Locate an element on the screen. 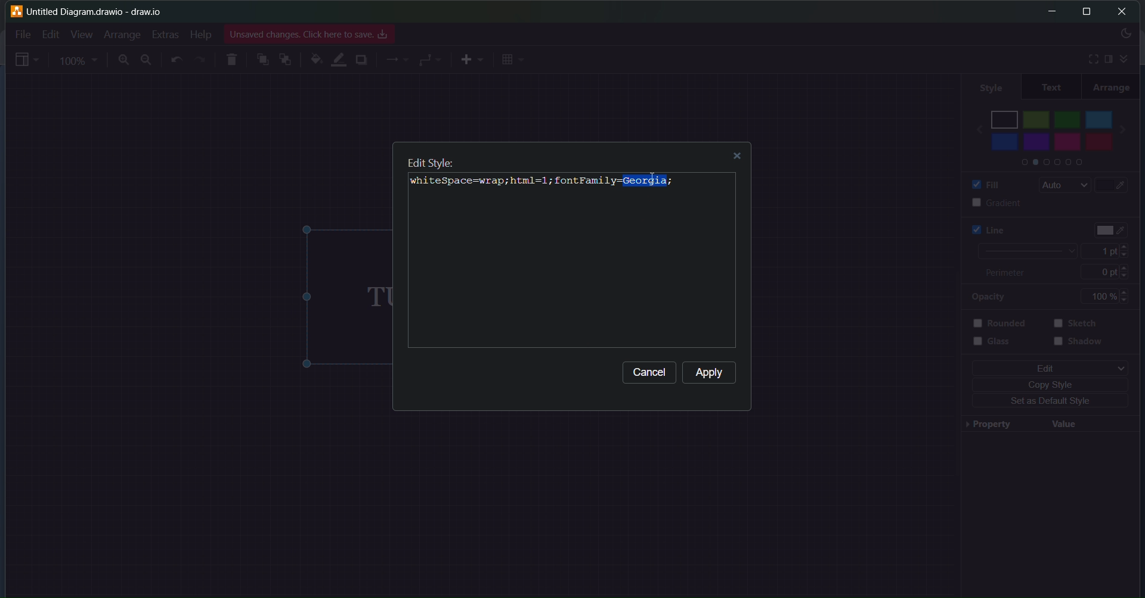 The width and height of the screenshot is (1145, 598). fill color is located at coordinates (1119, 185).